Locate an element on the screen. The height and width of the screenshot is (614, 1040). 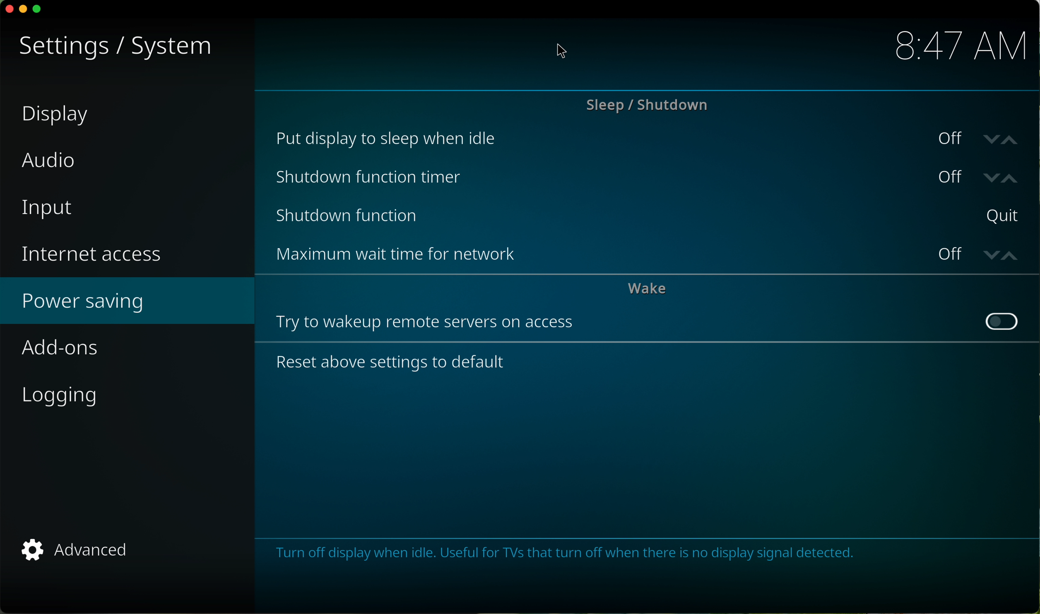
add-ons is located at coordinates (128, 347).